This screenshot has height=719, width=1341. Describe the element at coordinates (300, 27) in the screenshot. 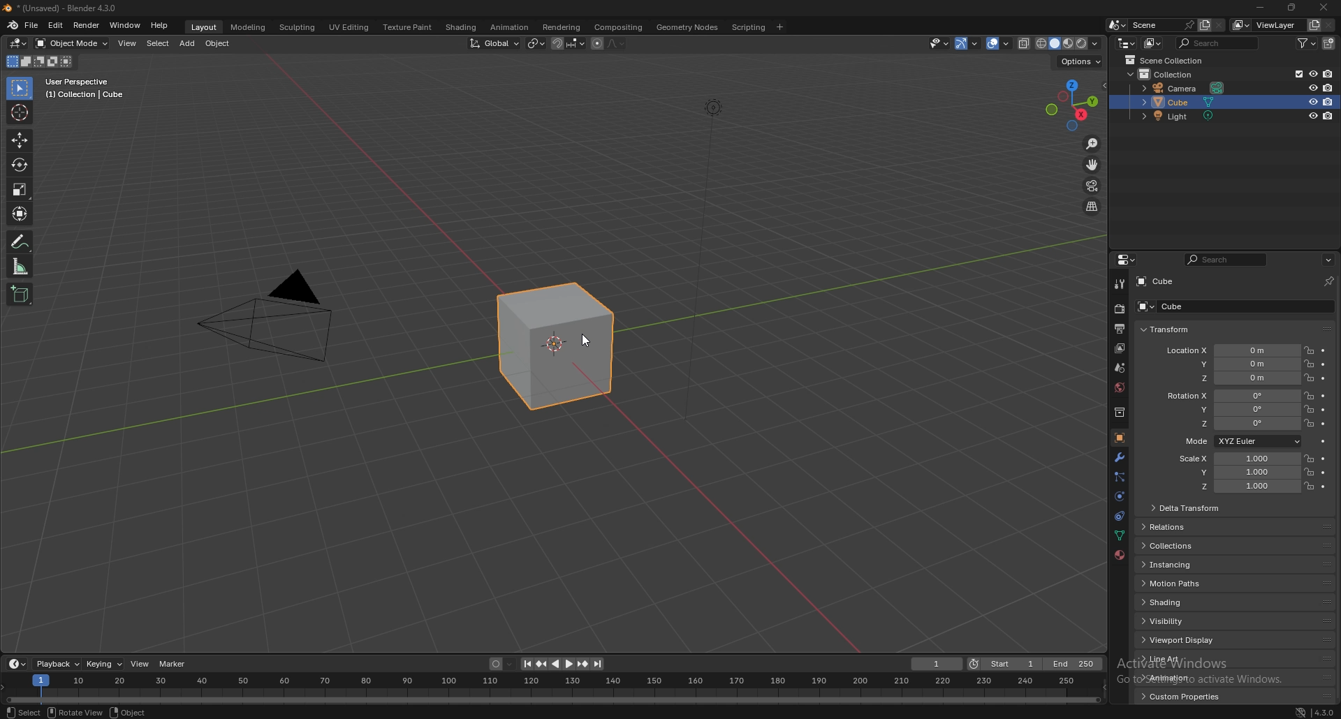

I see `sculpting` at that location.